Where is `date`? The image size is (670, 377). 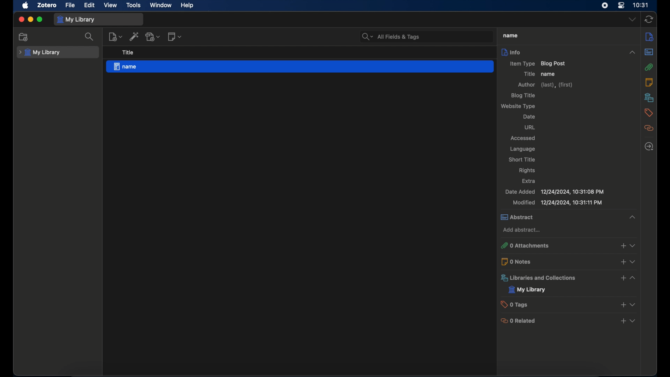
date is located at coordinates (529, 116).